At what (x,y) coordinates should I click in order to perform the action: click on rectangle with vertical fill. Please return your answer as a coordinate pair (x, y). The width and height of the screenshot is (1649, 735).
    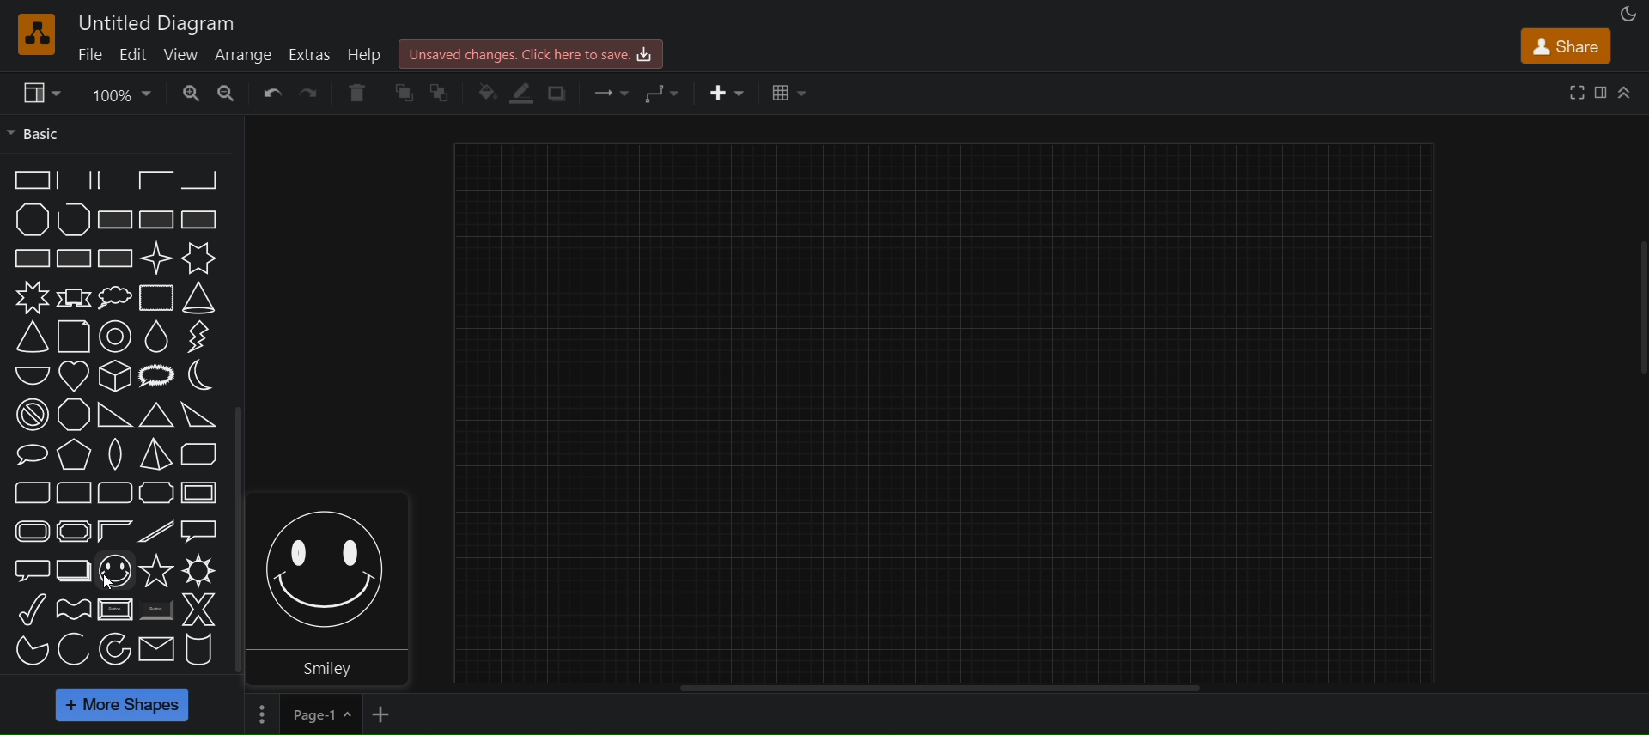
    Looking at the image, I should click on (30, 258).